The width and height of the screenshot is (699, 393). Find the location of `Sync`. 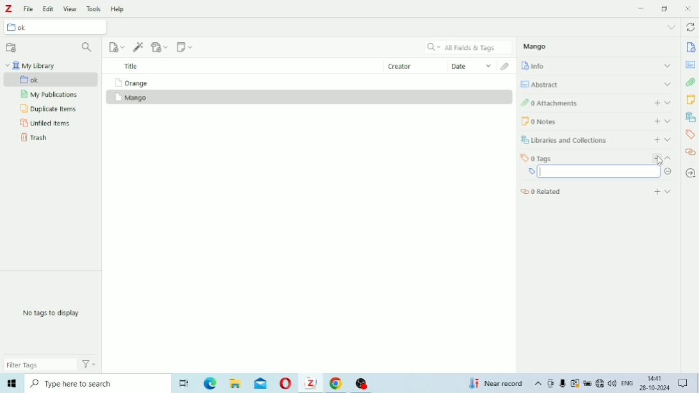

Sync is located at coordinates (691, 28).